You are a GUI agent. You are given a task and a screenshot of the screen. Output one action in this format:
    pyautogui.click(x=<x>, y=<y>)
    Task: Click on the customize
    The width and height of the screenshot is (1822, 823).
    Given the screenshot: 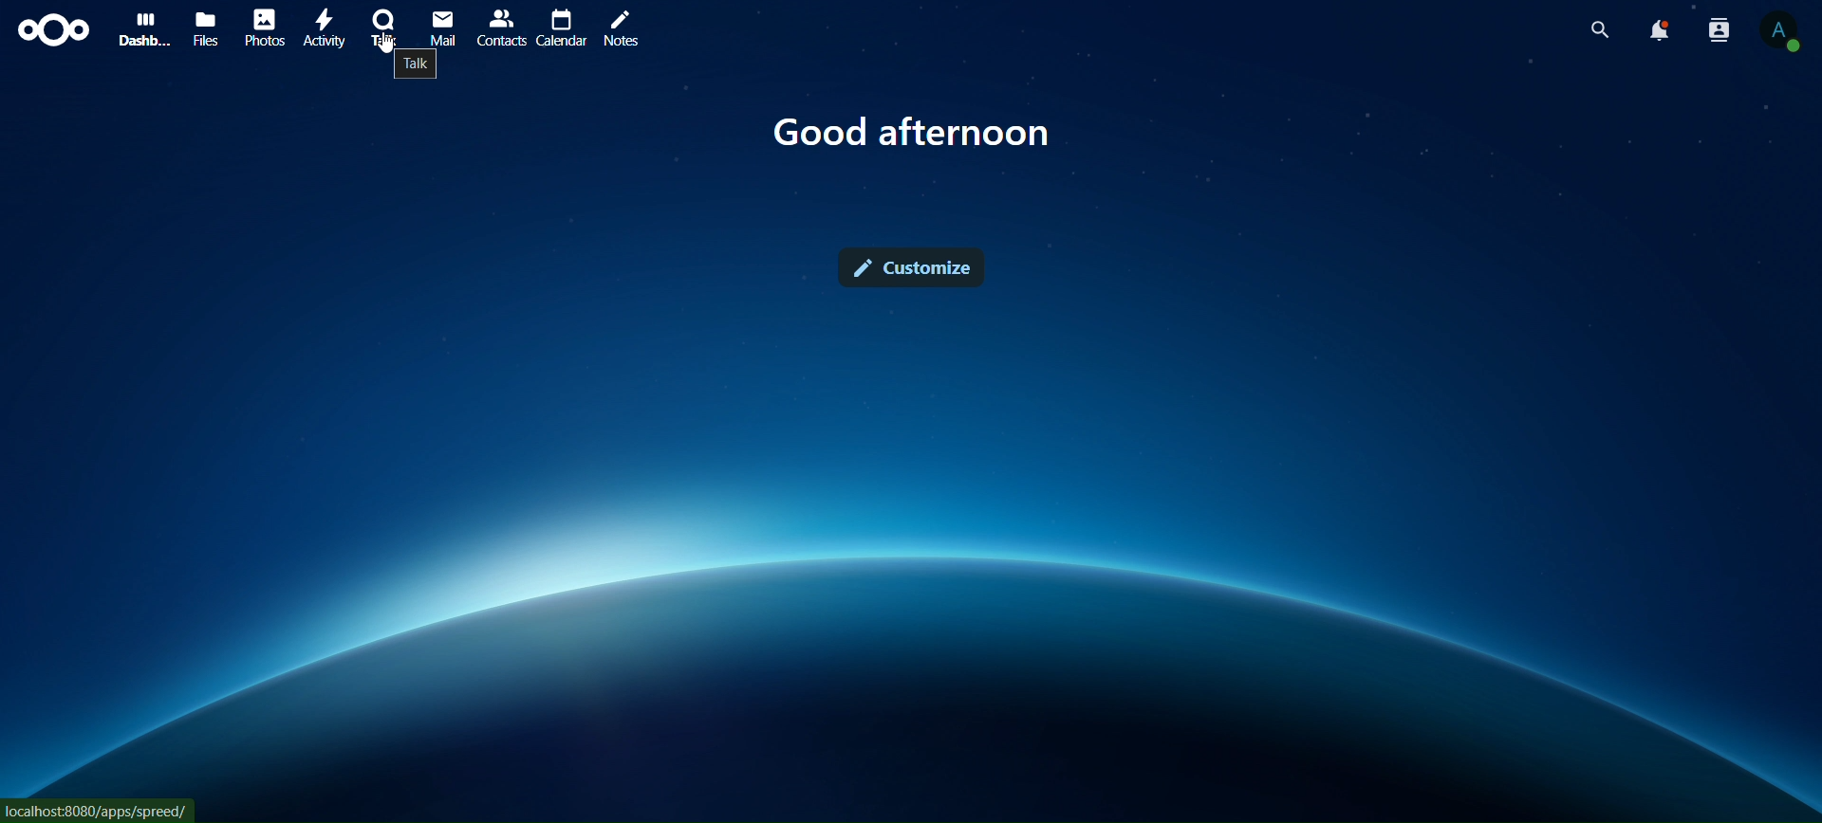 What is the action you would take?
    pyautogui.click(x=912, y=265)
    